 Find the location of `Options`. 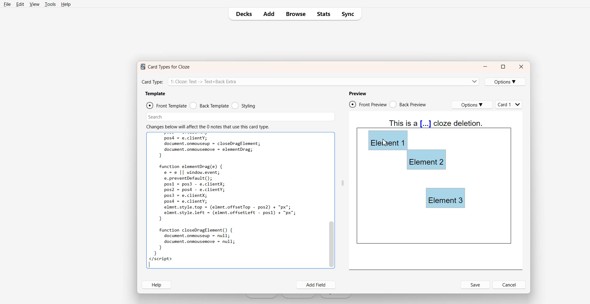

Options is located at coordinates (472, 105).